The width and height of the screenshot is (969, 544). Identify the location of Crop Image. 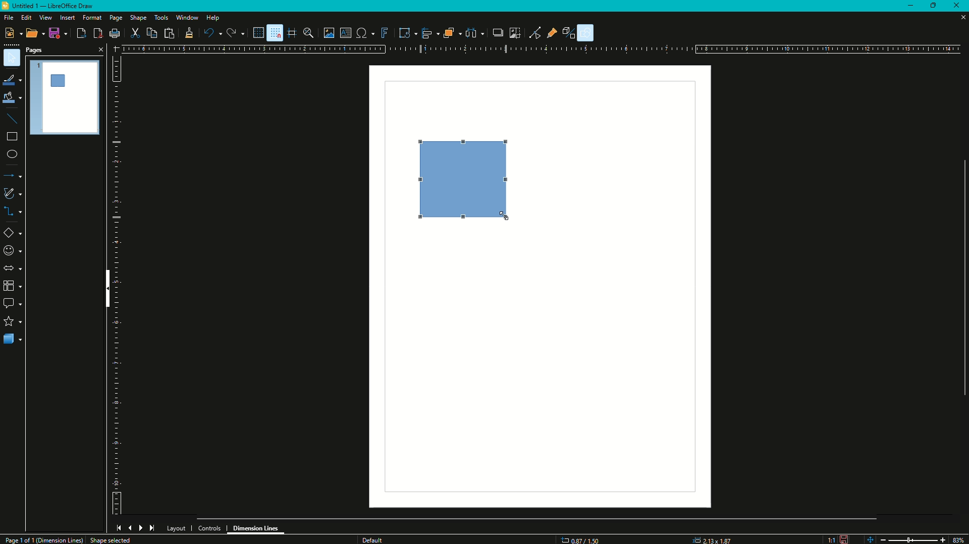
(512, 32).